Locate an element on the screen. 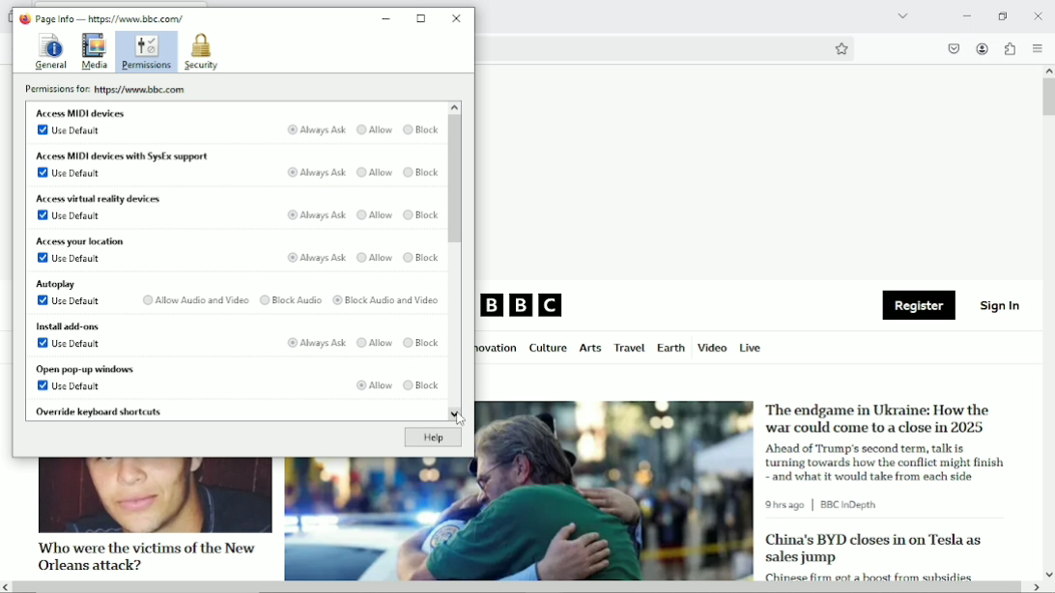 This screenshot has height=593, width=1055. Register is located at coordinates (919, 306).